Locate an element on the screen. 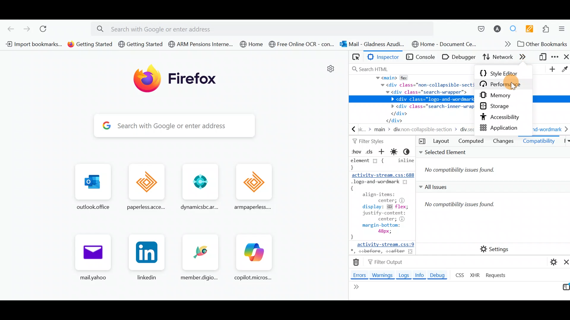  Storage is located at coordinates (499, 106).